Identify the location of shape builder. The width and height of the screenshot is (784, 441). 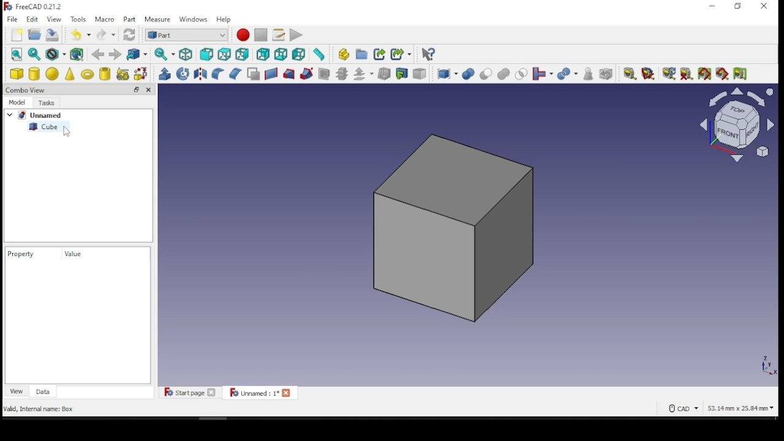
(141, 73).